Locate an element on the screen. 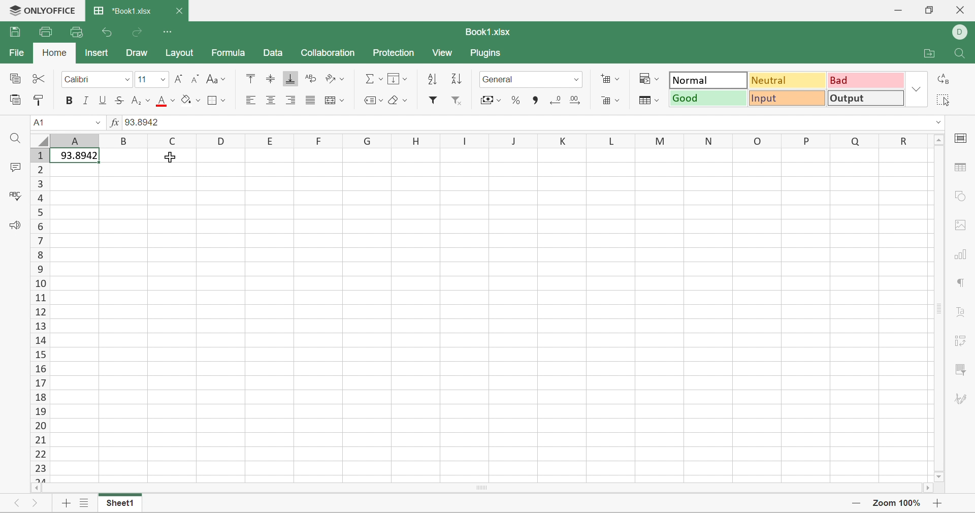 Image resolution: width=975 pixels, height=513 pixels. General is located at coordinates (501, 79).